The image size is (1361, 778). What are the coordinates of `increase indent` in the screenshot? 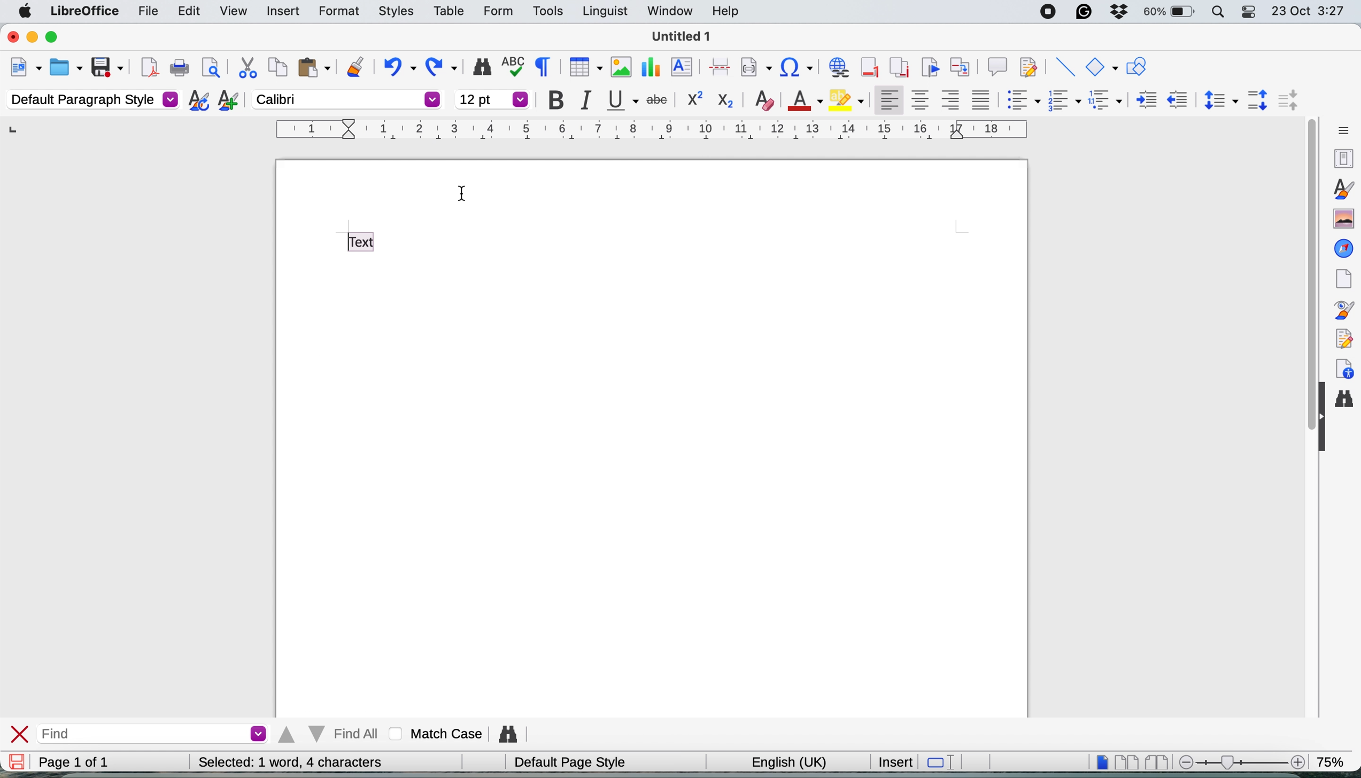 It's located at (1140, 100).